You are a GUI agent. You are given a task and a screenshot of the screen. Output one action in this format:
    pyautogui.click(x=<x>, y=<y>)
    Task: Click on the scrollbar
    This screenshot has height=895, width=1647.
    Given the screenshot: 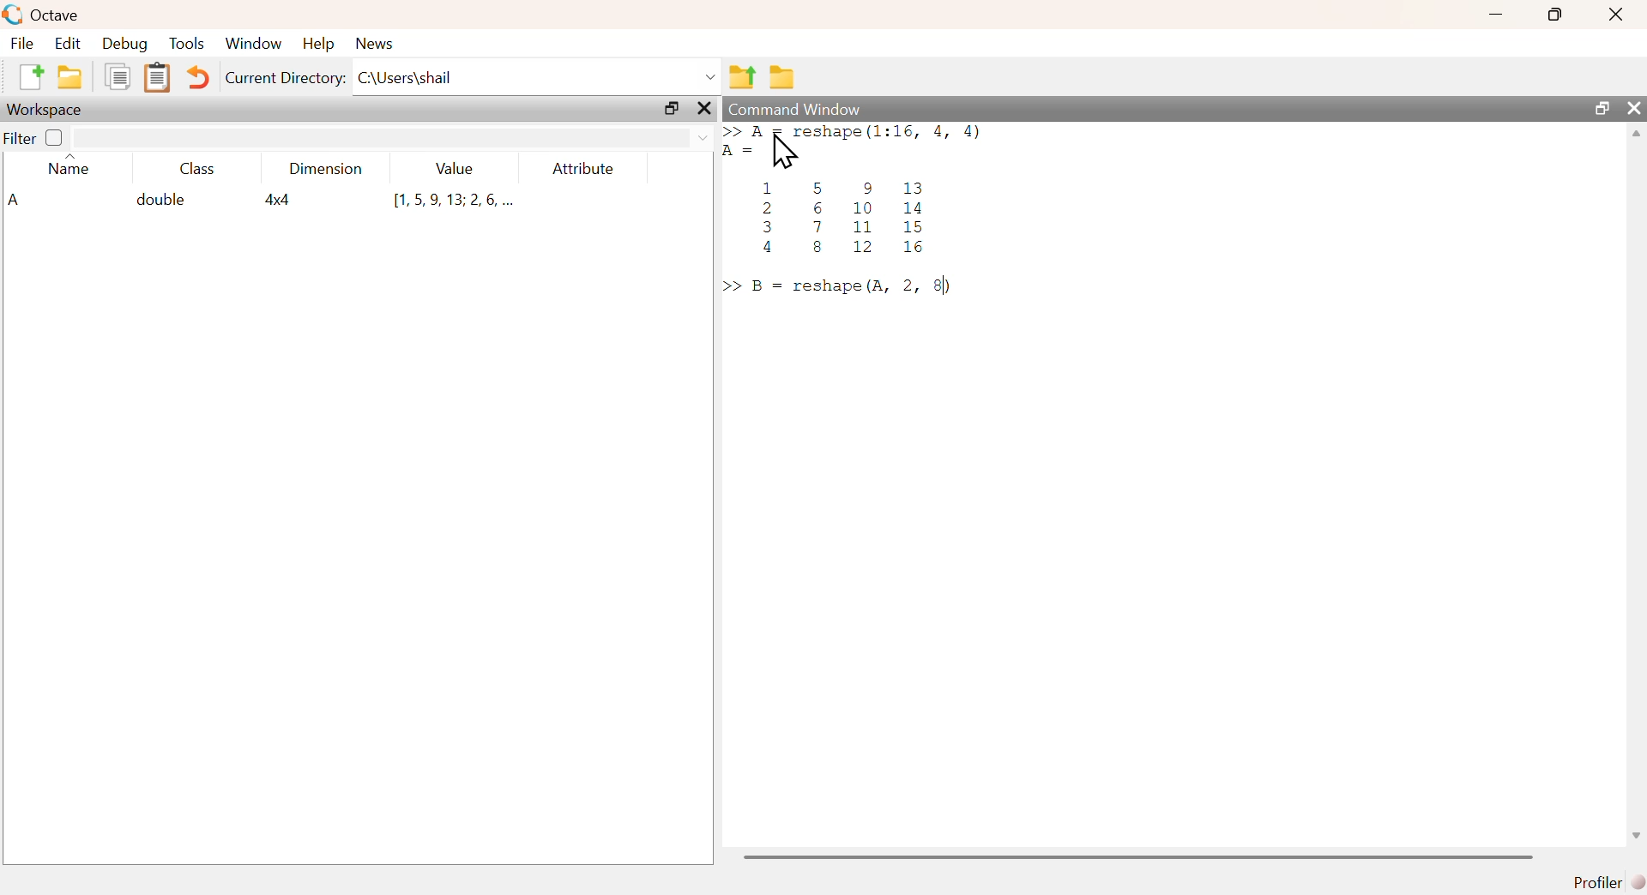 What is the action you would take?
    pyautogui.click(x=1138, y=856)
    